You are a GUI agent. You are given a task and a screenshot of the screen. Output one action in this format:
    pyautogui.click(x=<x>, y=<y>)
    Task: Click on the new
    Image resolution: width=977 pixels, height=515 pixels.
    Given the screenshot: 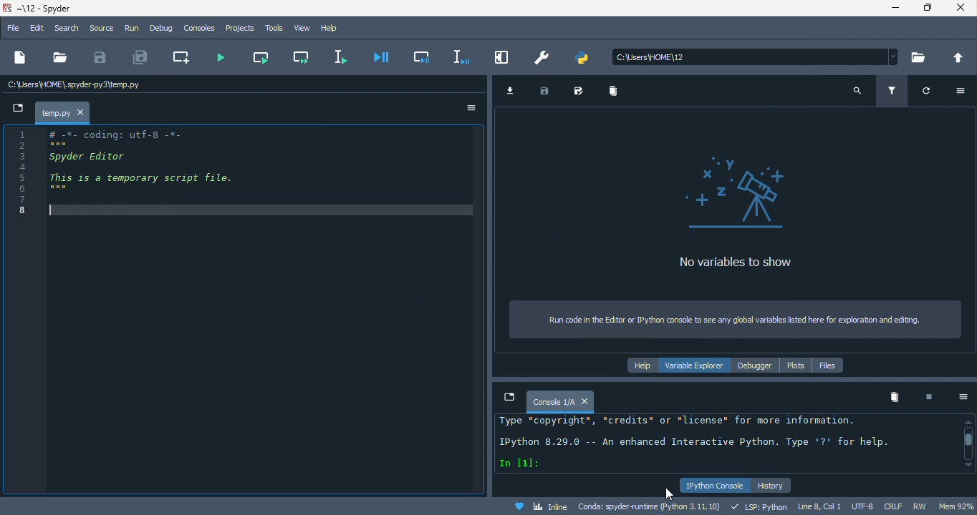 What is the action you would take?
    pyautogui.click(x=19, y=59)
    